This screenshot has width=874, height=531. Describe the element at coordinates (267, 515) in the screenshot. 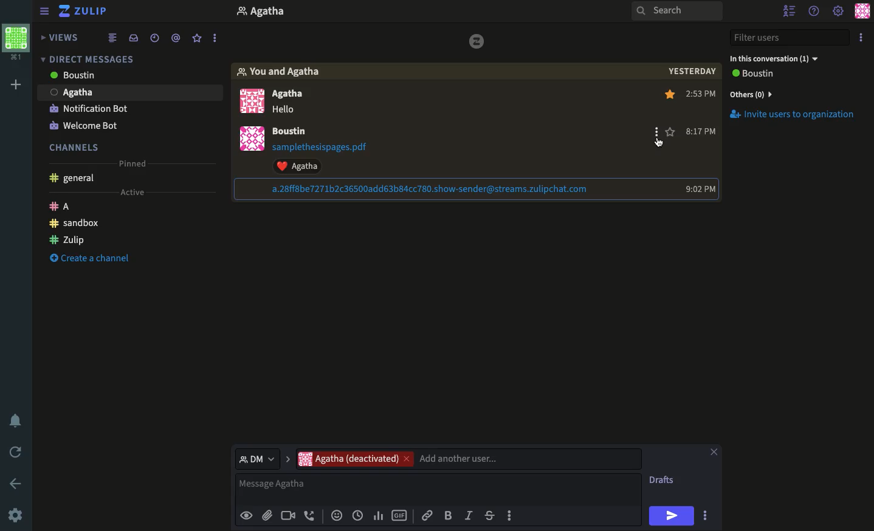

I see `File attachment` at that location.